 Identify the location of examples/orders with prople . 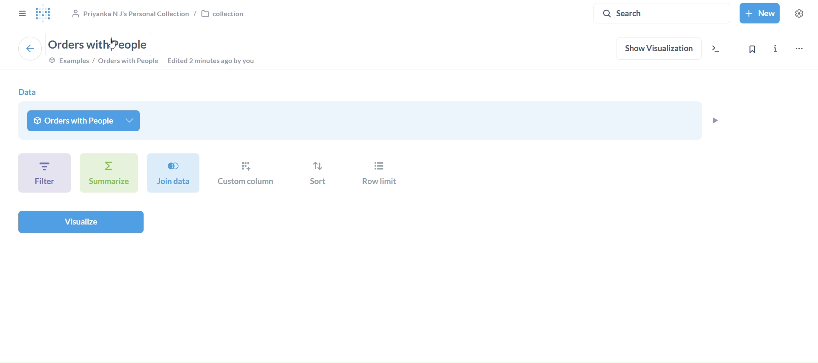
(103, 62).